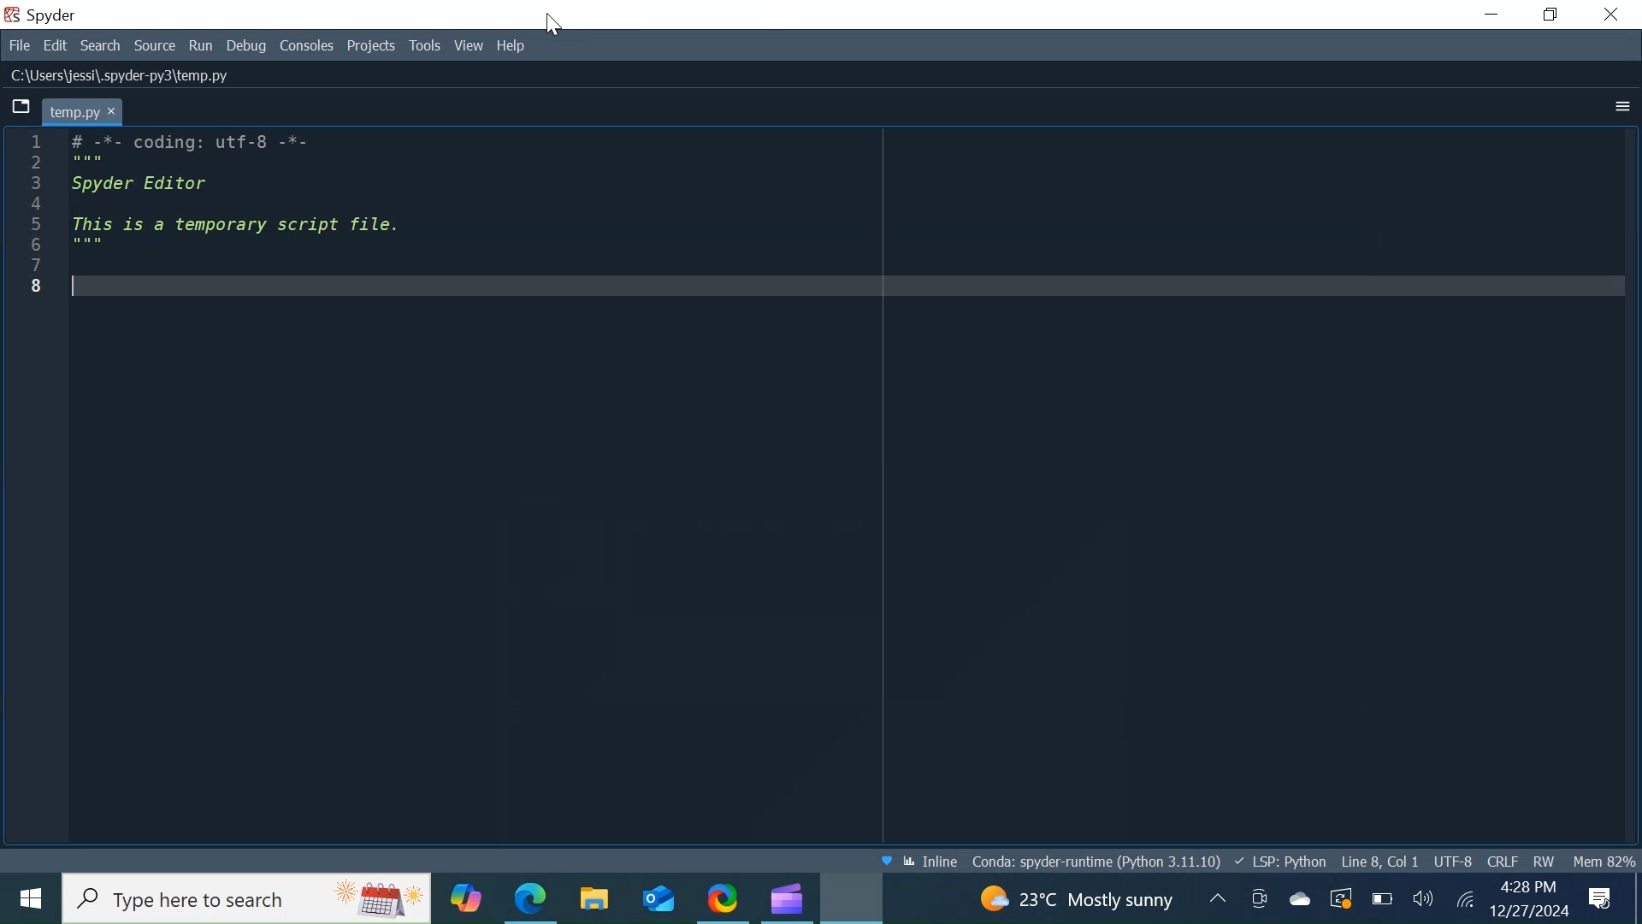 This screenshot has width=1642, height=924. I want to click on Speaker, so click(1422, 899).